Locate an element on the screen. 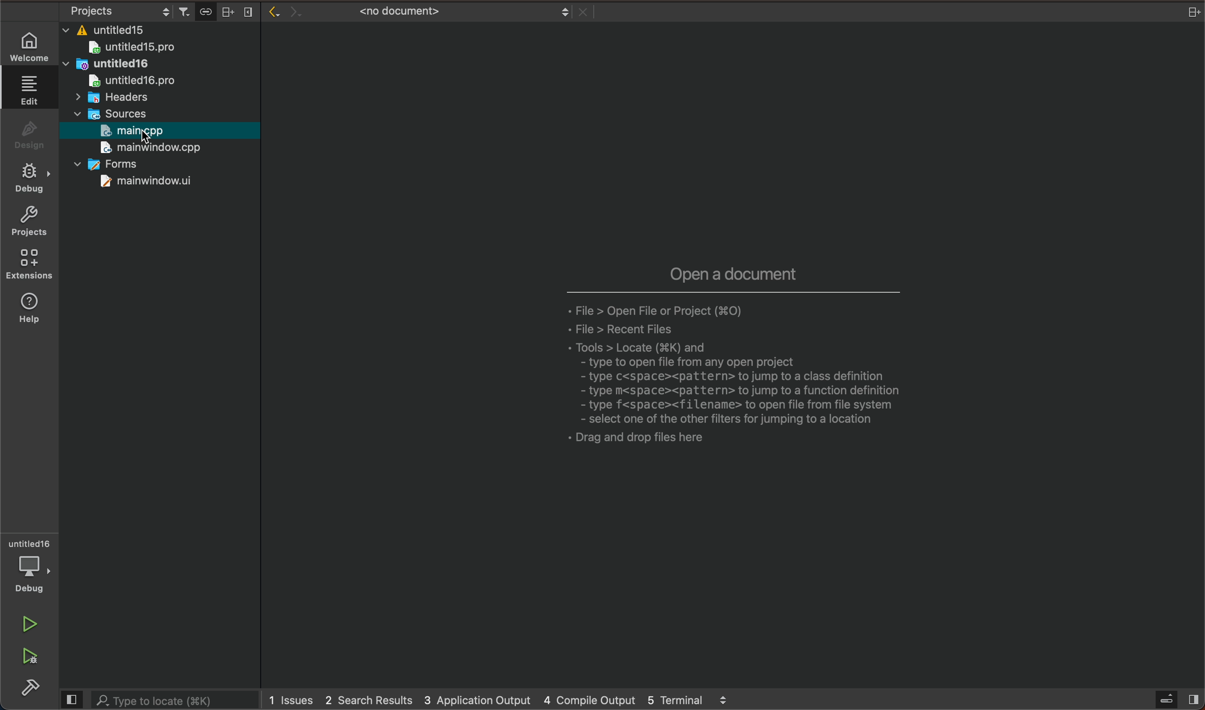 The height and width of the screenshot is (710, 1205). debug is located at coordinates (29, 179).